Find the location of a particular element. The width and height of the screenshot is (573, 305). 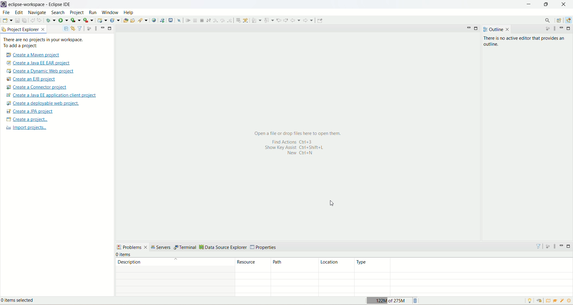

back is located at coordinates (295, 20).